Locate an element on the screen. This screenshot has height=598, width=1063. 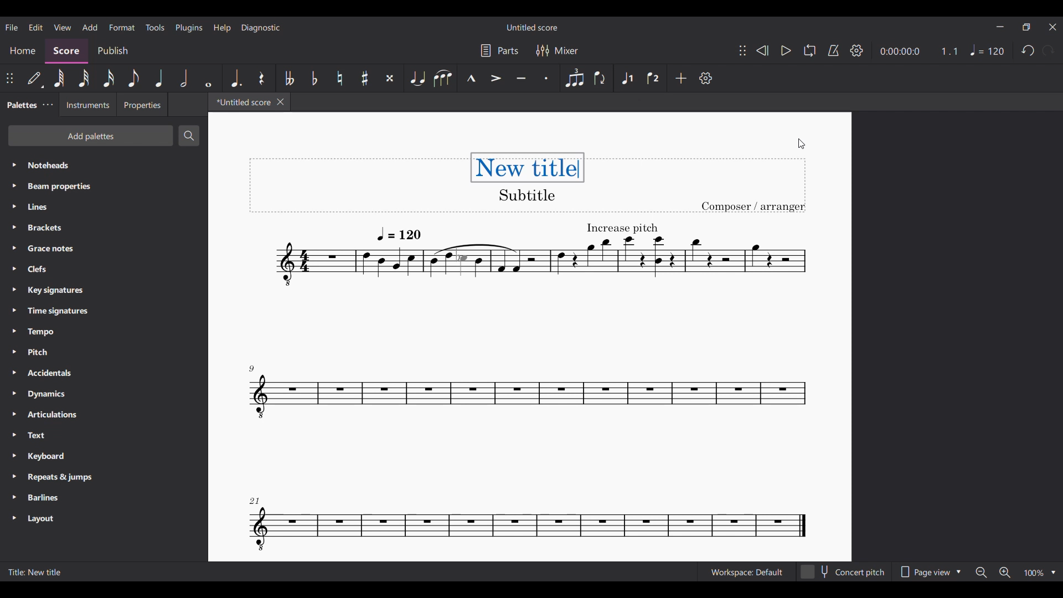
Accent is located at coordinates (496, 78).